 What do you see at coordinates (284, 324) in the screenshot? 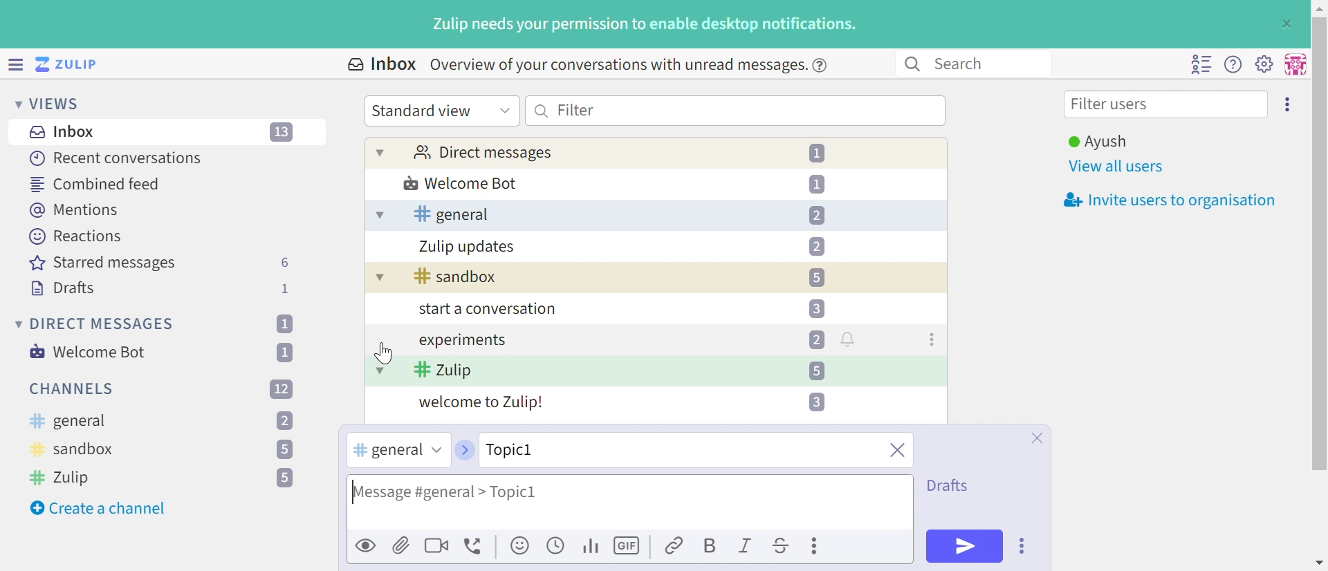
I see `1` at bounding box center [284, 324].